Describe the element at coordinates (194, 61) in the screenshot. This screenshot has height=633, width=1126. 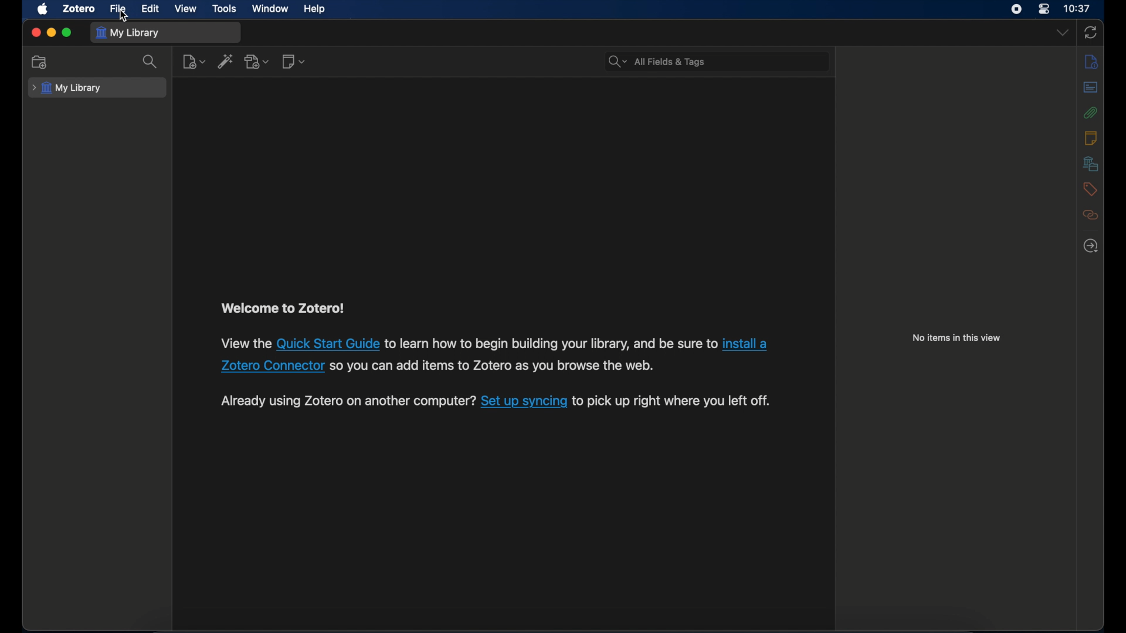
I see `new item` at that location.